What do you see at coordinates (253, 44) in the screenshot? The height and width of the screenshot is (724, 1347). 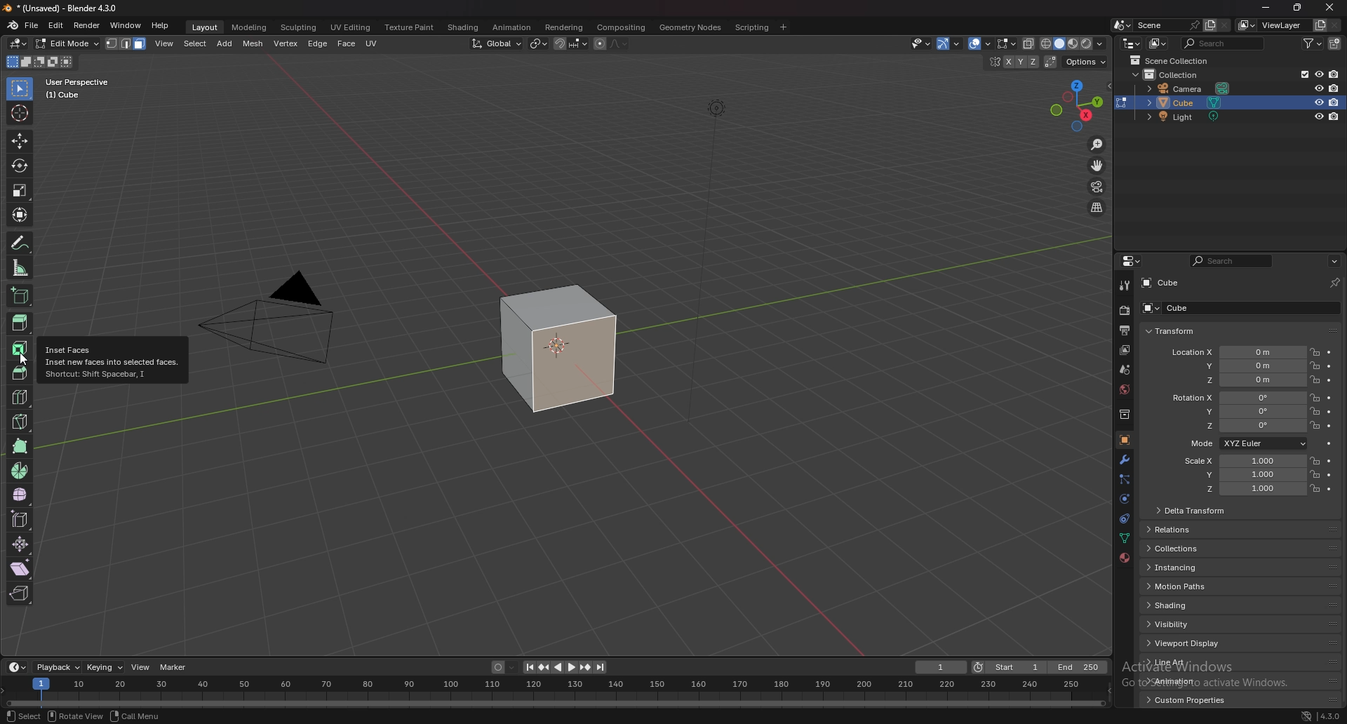 I see `mesh` at bounding box center [253, 44].